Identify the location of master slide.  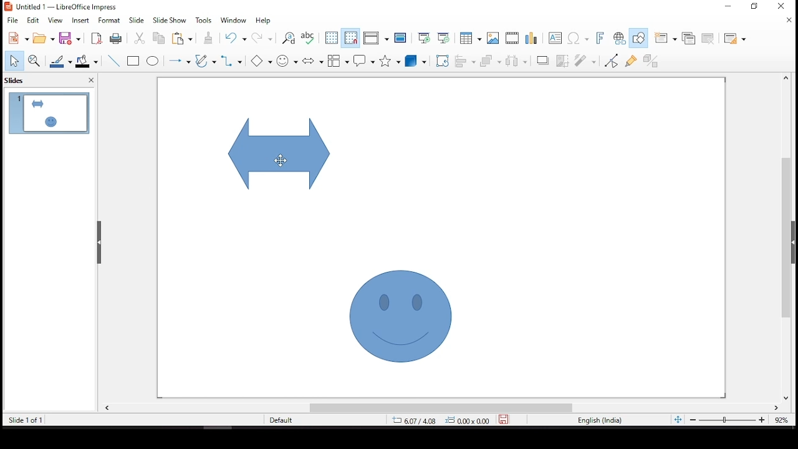
(401, 39).